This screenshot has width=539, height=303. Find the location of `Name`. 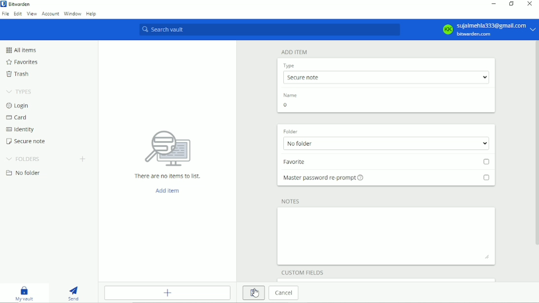

Name is located at coordinates (291, 95).